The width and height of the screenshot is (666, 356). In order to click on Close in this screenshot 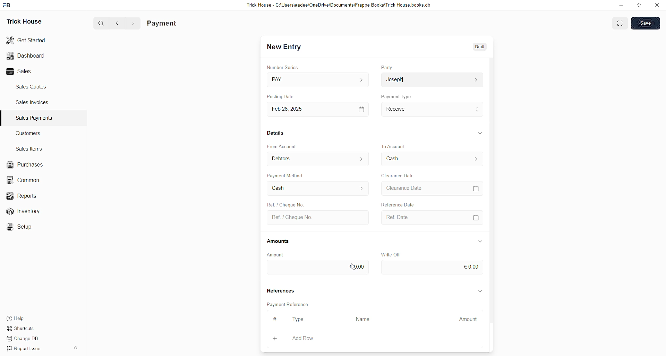, I will do `click(657, 6)`.